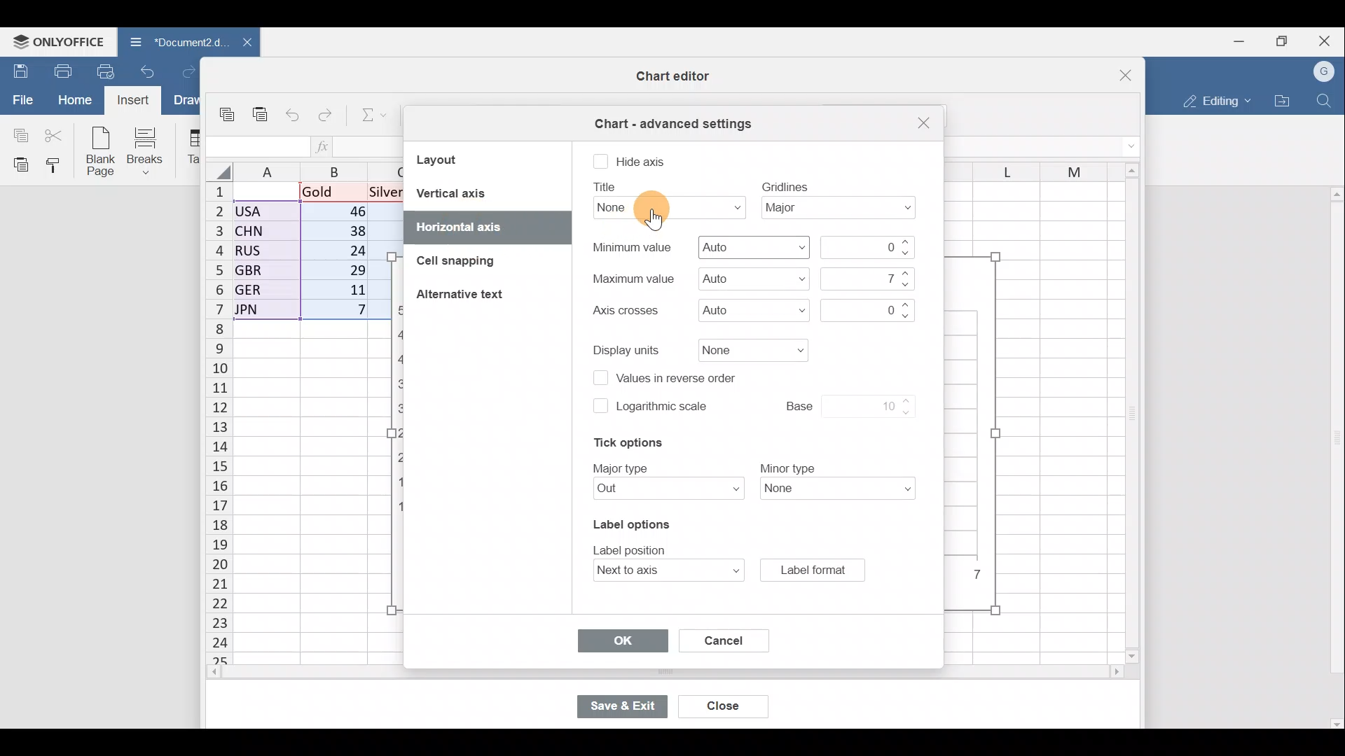  I want to click on Breaks, so click(152, 150).